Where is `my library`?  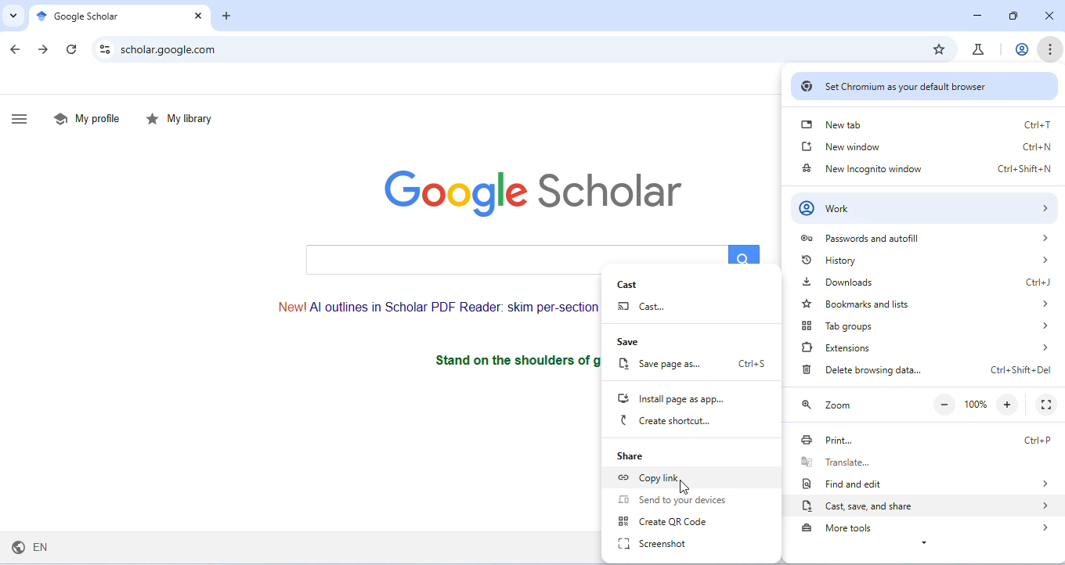
my library is located at coordinates (180, 119).